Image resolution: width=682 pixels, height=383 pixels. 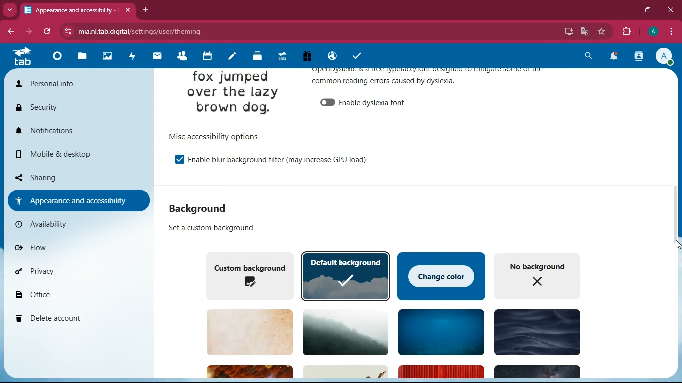 What do you see at coordinates (57, 57) in the screenshot?
I see `home` at bounding box center [57, 57].